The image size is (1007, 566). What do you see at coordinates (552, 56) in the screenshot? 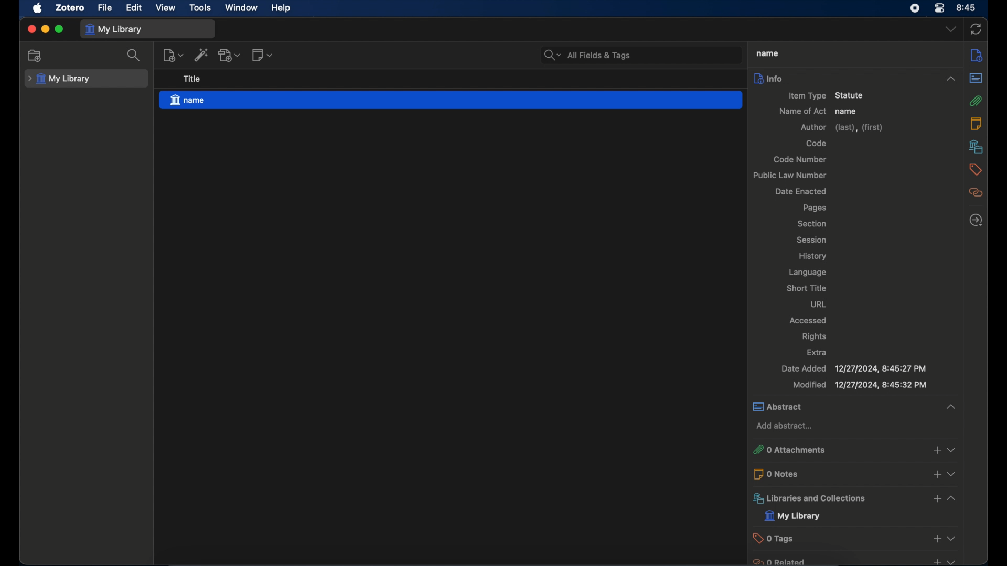
I see `search dropdown` at bounding box center [552, 56].